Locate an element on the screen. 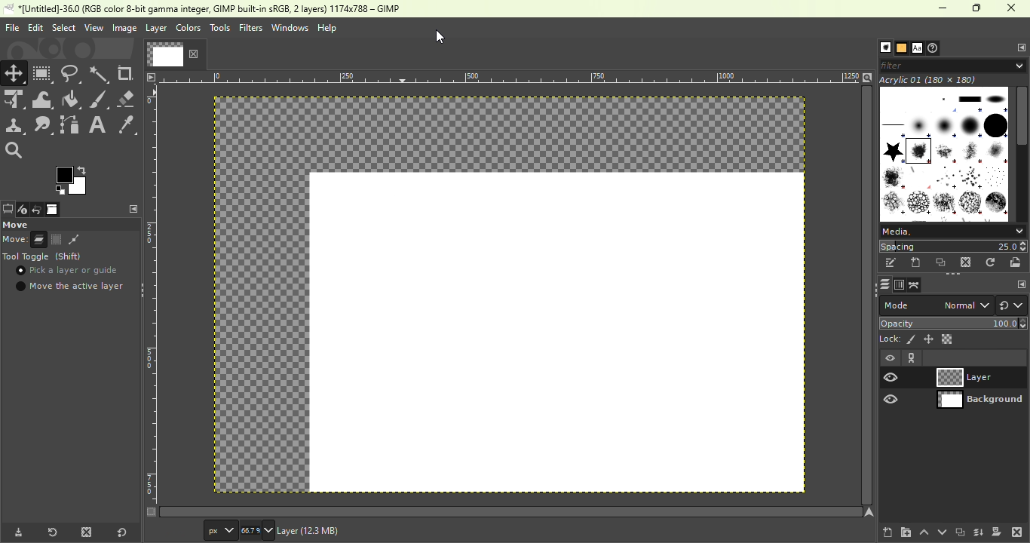 Image resolution: width=1030 pixels, height=543 pixels. Brushes is located at coordinates (881, 48).